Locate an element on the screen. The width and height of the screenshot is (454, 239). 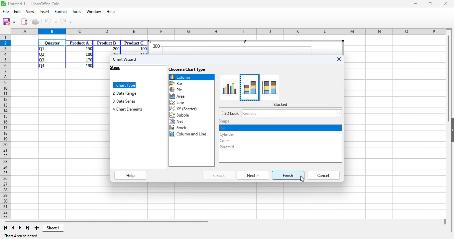
maximize is located at coordinates (431, 4).